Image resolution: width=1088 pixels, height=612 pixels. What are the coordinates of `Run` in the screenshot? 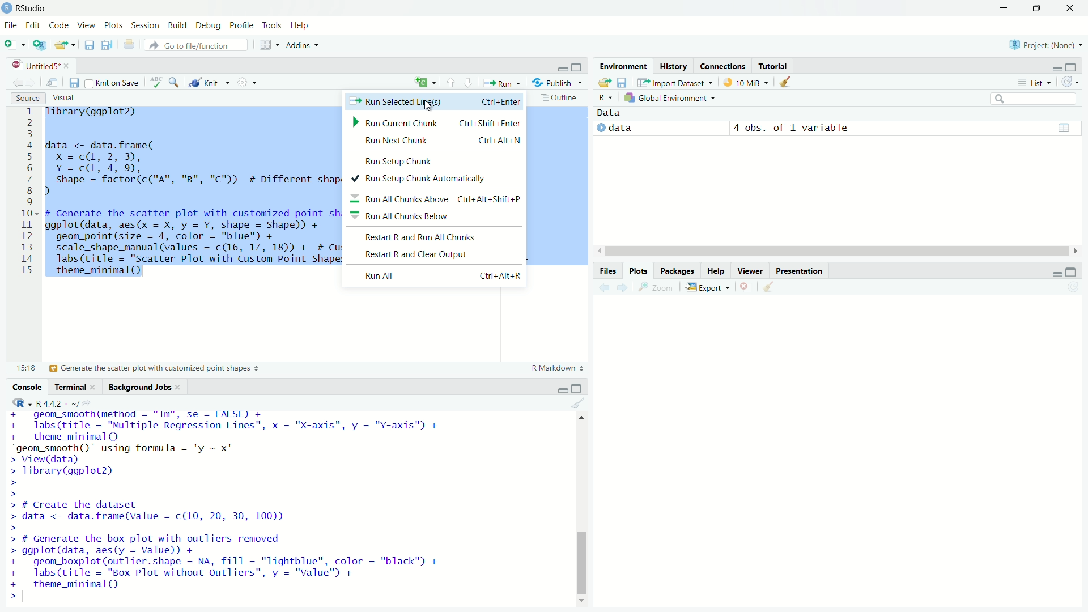 It's located at (502, 83).